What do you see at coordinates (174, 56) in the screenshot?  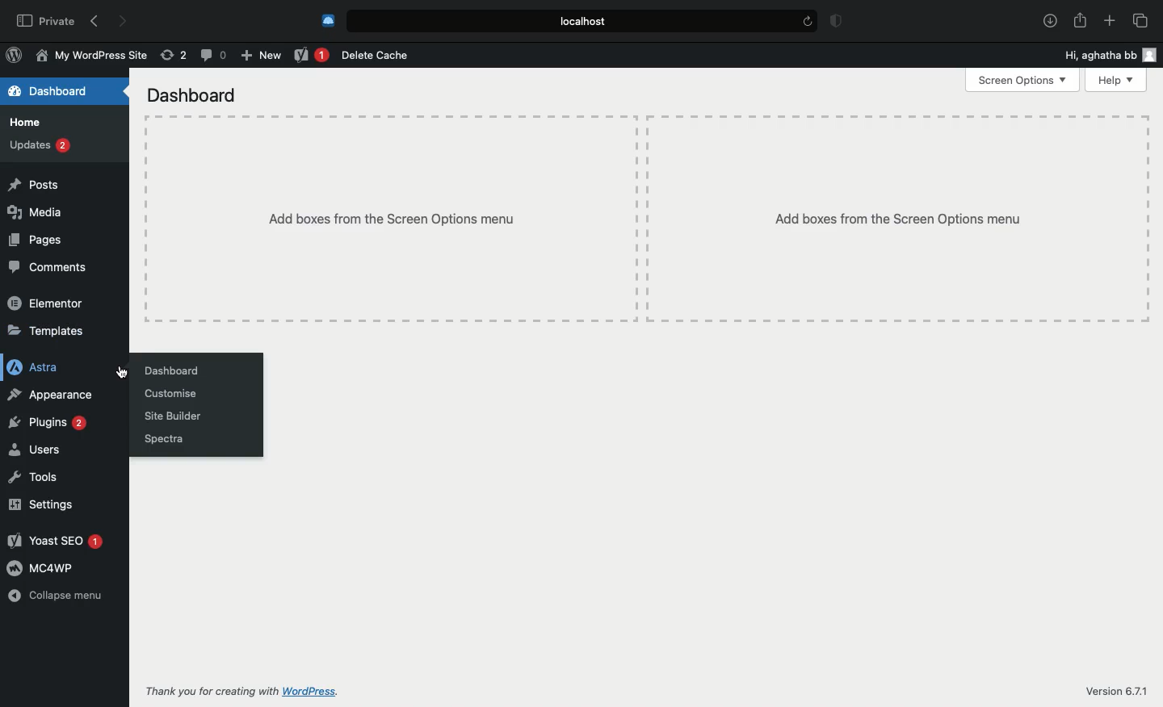 I see `Revision (2)` at bounding box center [174, 56].